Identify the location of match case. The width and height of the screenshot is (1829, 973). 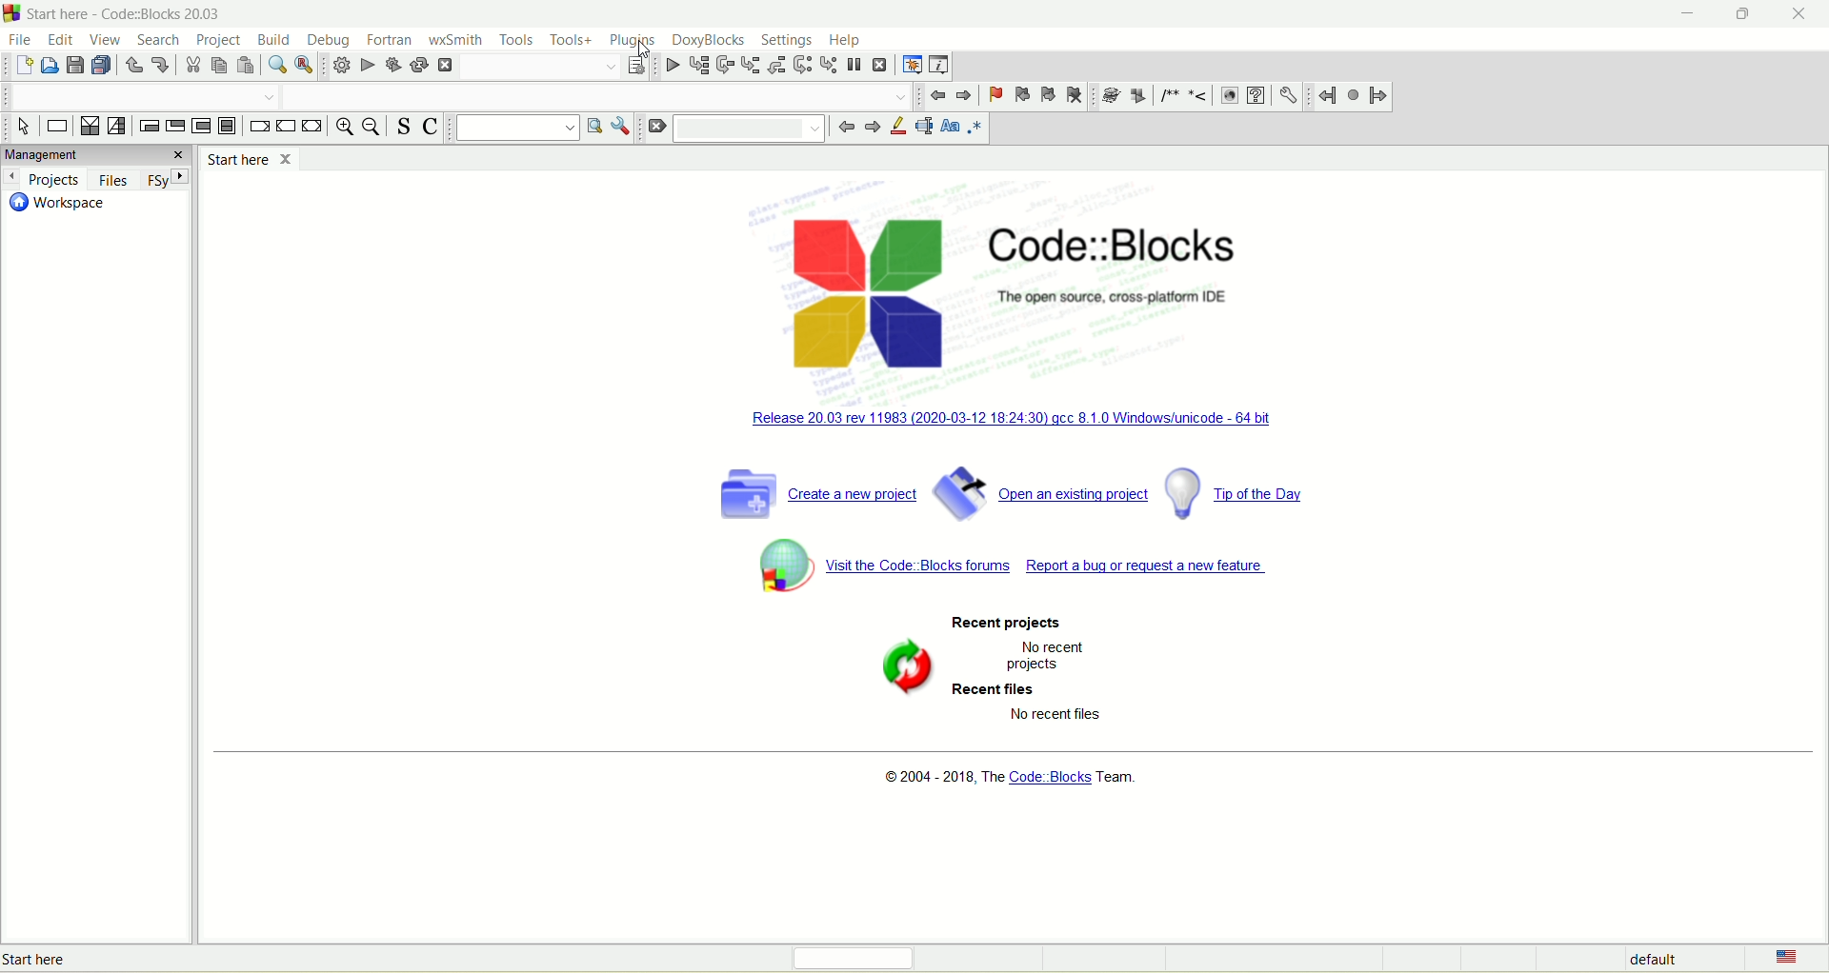
(950, 127).